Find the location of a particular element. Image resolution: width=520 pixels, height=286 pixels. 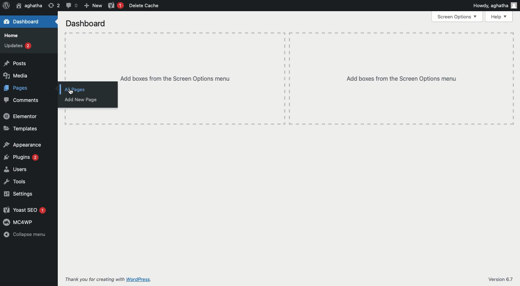

Thank you for creating with WordPress is located at coordinates (107, 280).